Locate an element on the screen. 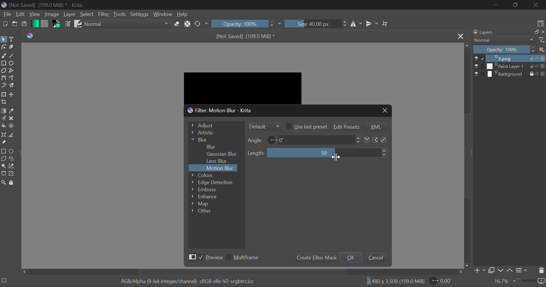 The height and width of the screenshot is (287, 546). Colorize Mask Tool is located at coordinates (3, 118).